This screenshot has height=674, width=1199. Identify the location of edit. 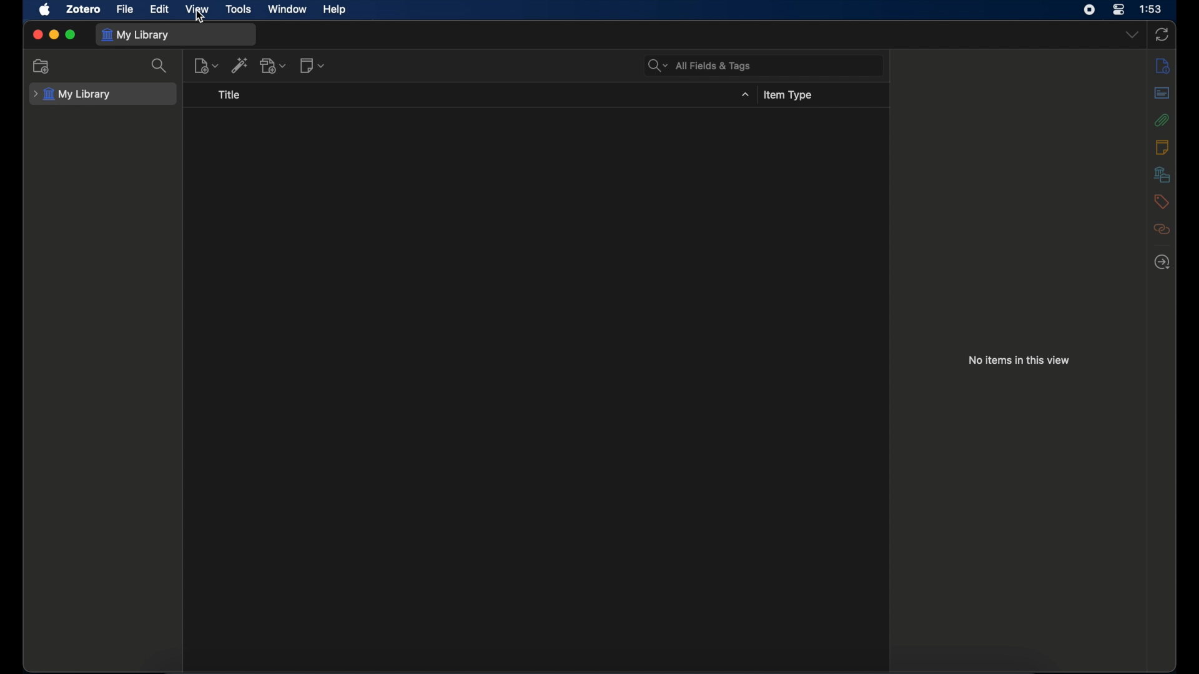
(160, 9).